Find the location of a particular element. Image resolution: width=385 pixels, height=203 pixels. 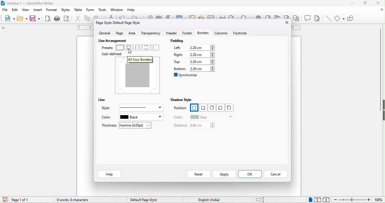

user defined is located at coordinates (116, 54).